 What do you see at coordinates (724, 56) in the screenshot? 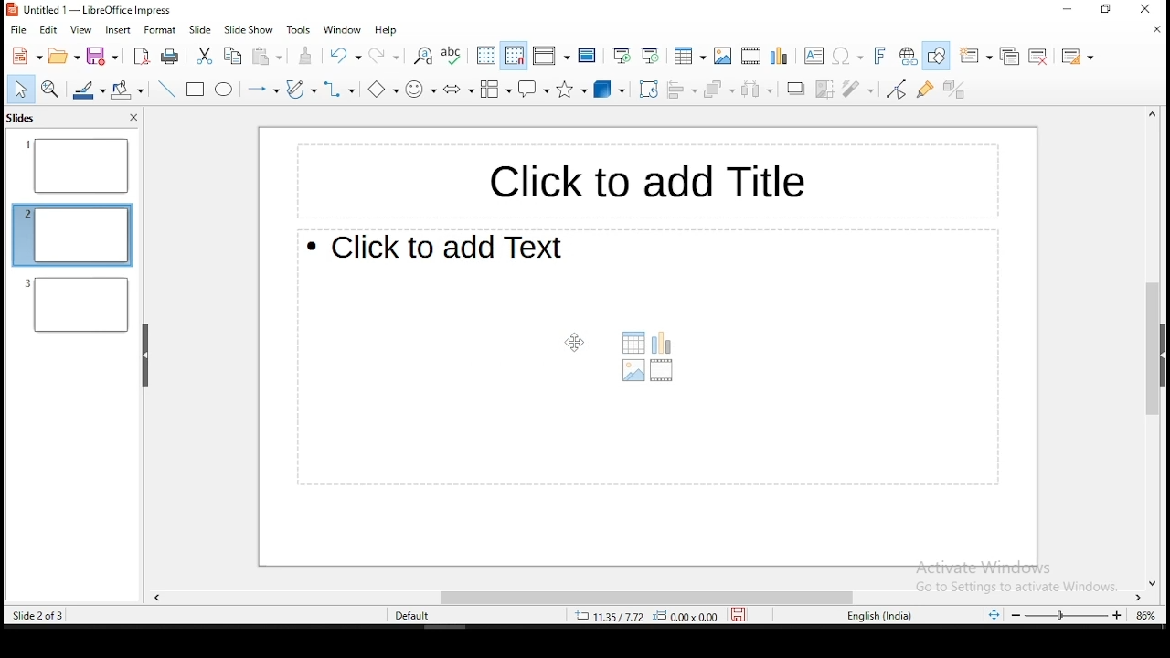
I see `insert image` at bounding box center [724, 56].